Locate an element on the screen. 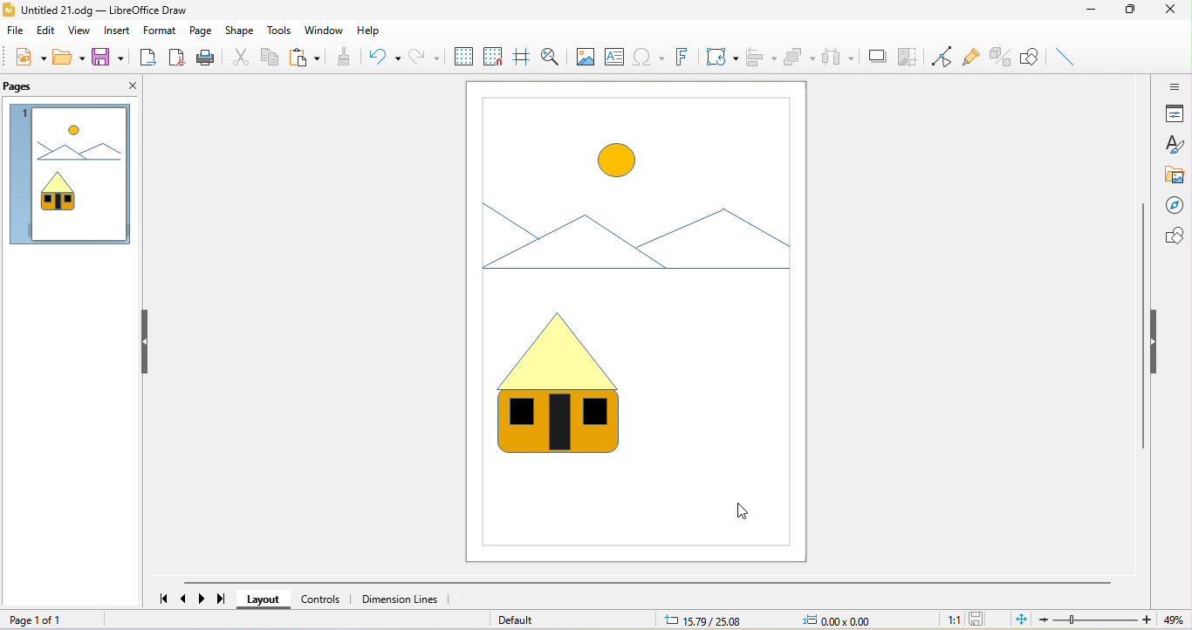 The image size is (1192, 630). textbox is located at coordinates (617, 58).